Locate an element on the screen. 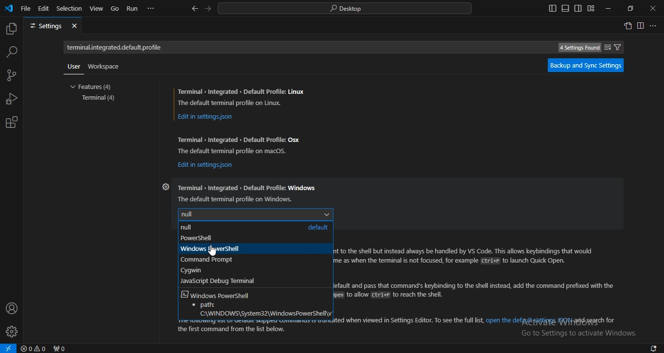 This screenshot has height=353, width=664. toggle secondary side bar is located at coordinates (577, 8).